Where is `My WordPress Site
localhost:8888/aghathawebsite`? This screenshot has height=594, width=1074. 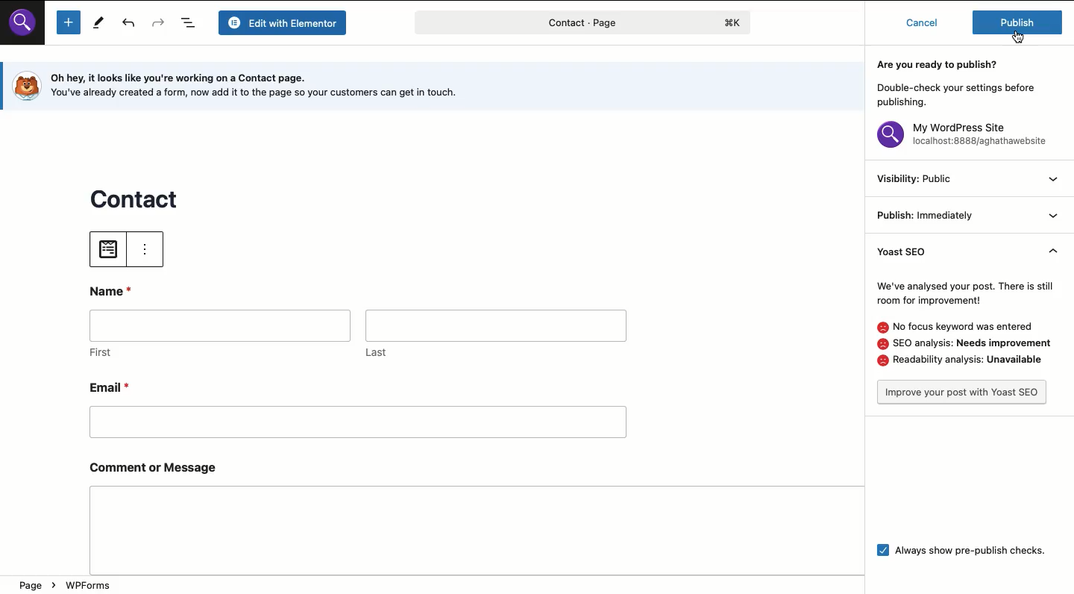 My WordPress Site
localhost:8888/aghathawebsite is located at coordinates (965, 137).